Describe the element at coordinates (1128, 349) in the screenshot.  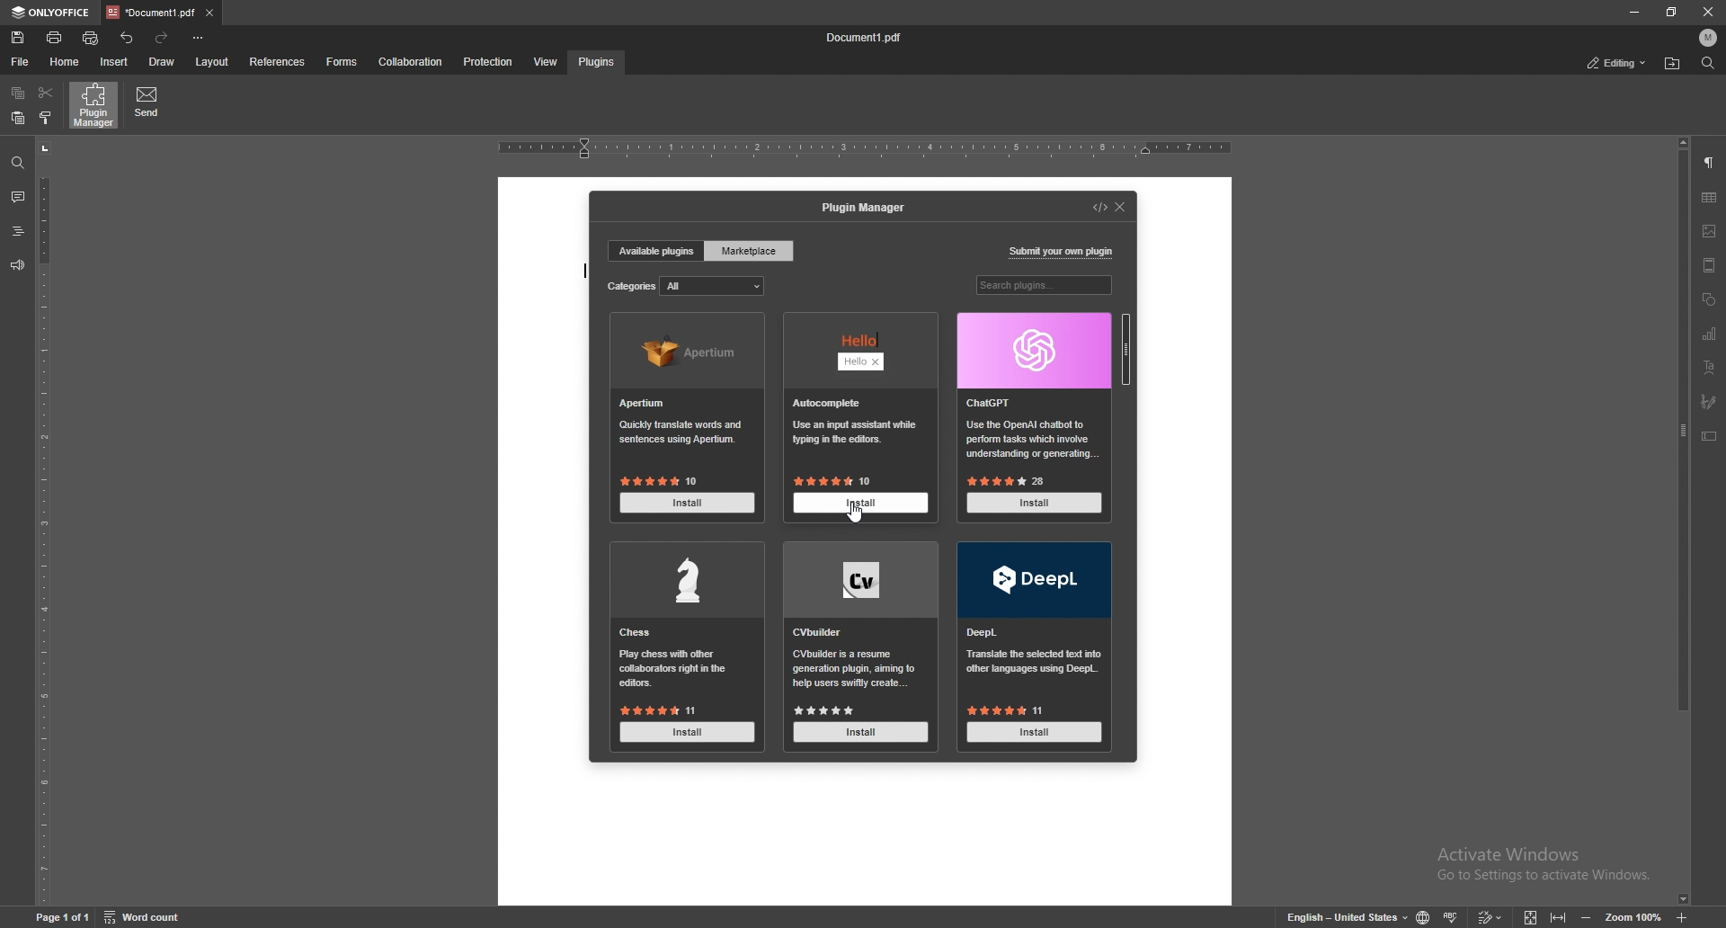
I see `scroll bar` at that location.